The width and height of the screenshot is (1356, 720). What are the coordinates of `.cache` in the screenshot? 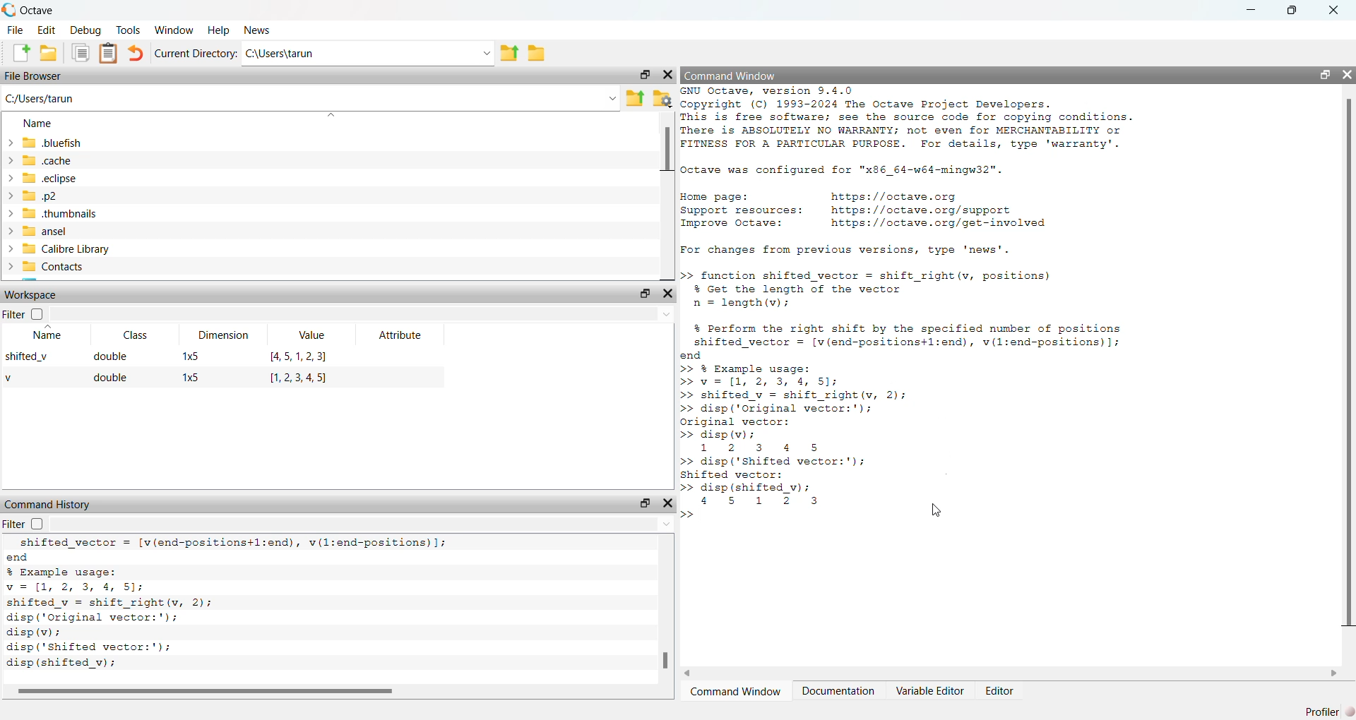 It's located at (69, 162).